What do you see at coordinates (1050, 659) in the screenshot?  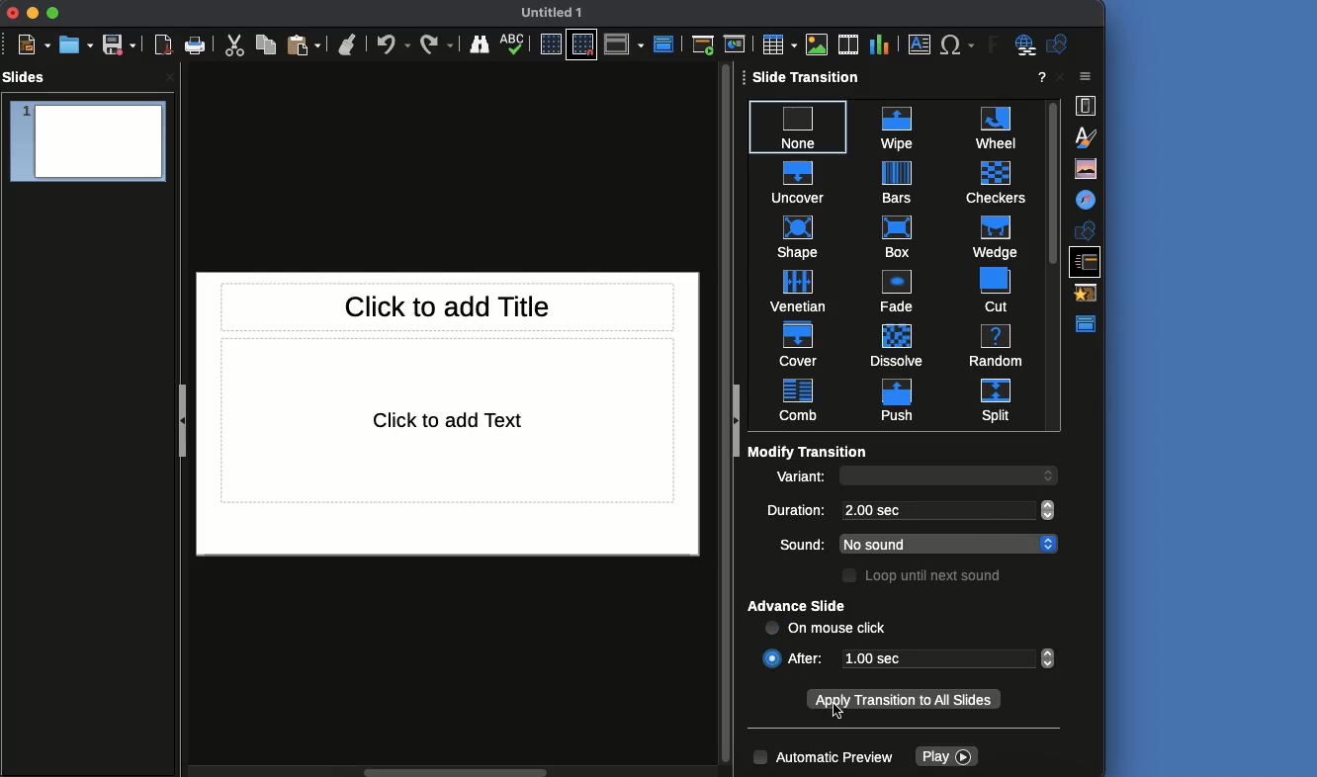 I see `scroll` at bounding box center [1050, 659].